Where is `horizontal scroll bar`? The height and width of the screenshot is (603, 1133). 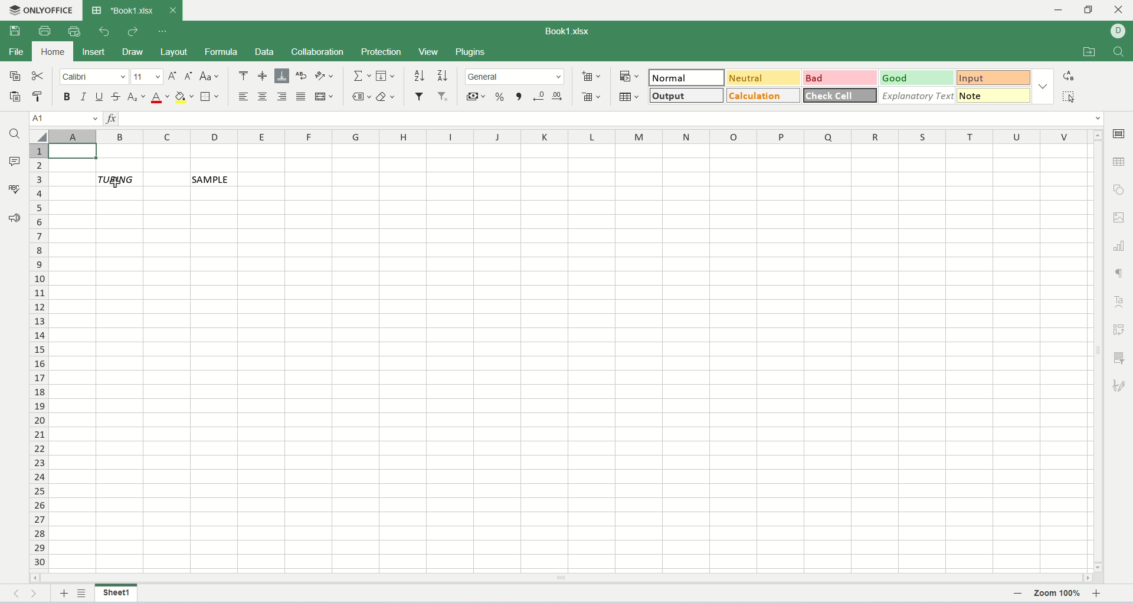
horizontal scroll bar is located at coordinates (561, 578).